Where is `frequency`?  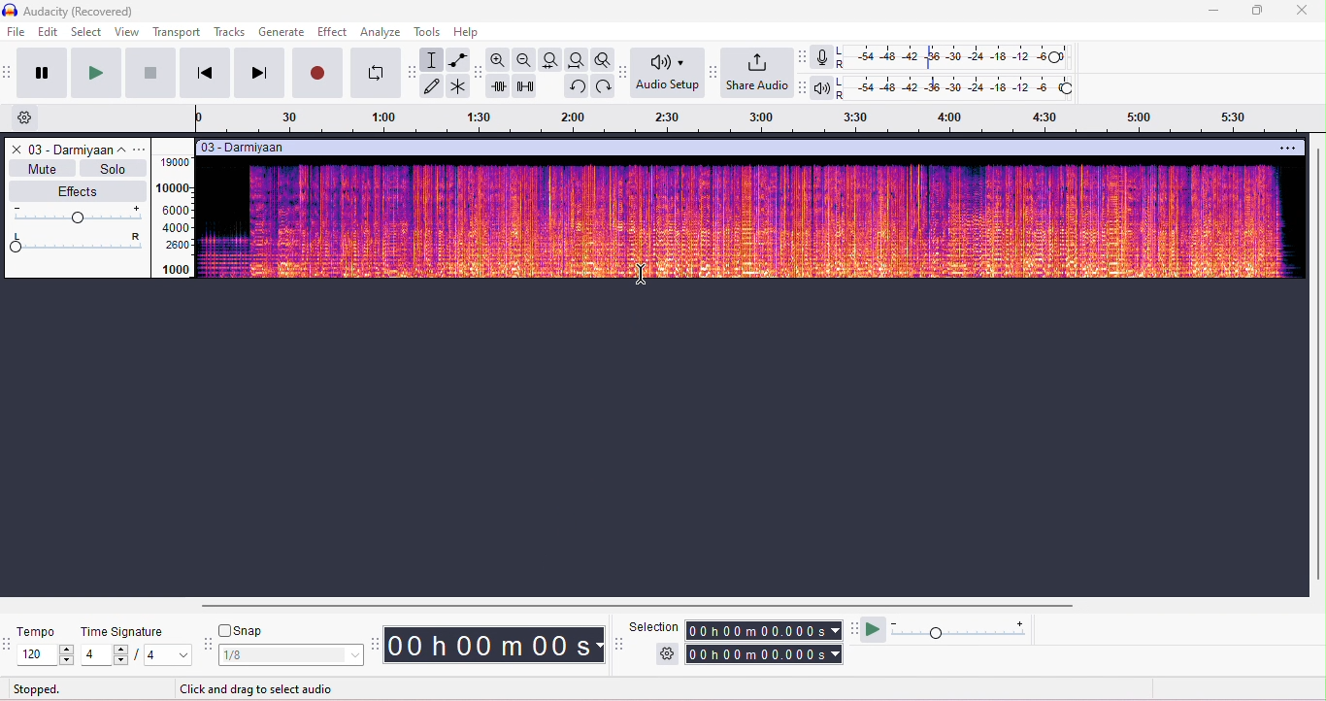 frequency is located at coordinates (174, 216).